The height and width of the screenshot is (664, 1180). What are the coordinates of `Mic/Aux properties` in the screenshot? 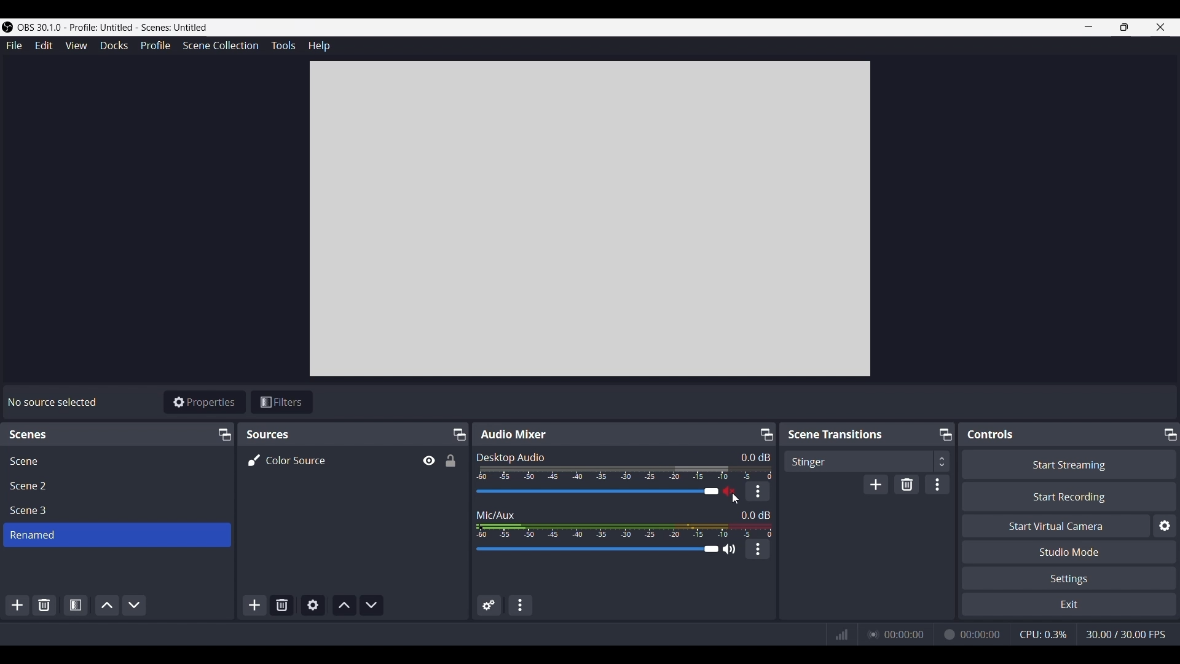 It's located at (757, 549).